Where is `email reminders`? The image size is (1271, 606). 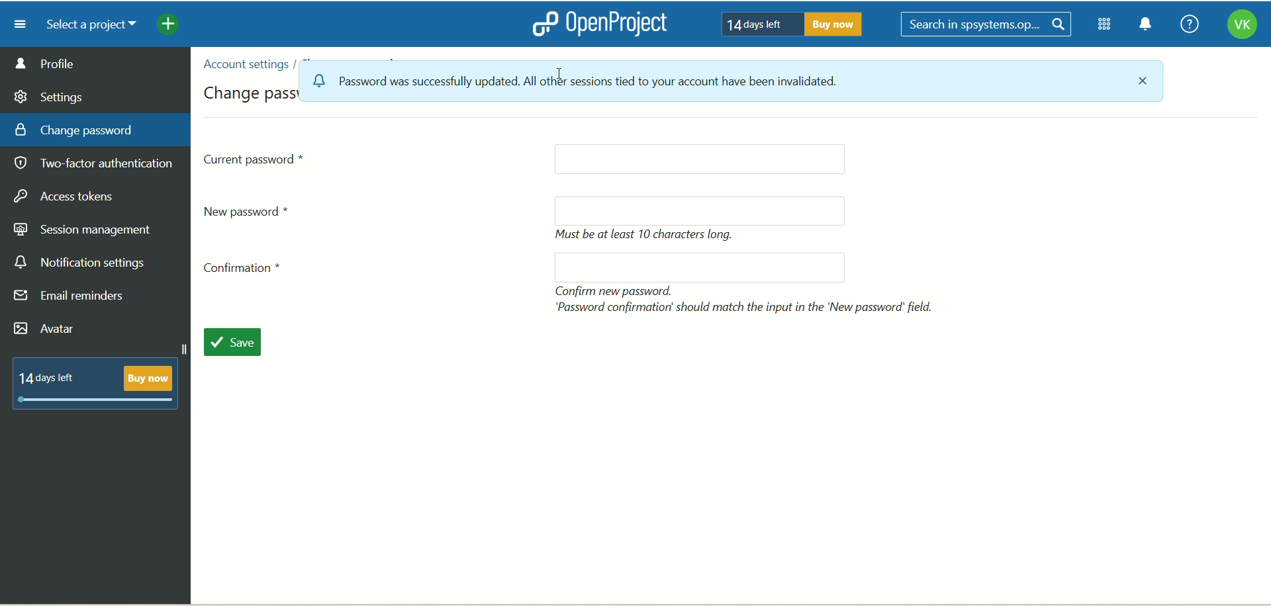 email reminders is located at coordinates (73, 298).